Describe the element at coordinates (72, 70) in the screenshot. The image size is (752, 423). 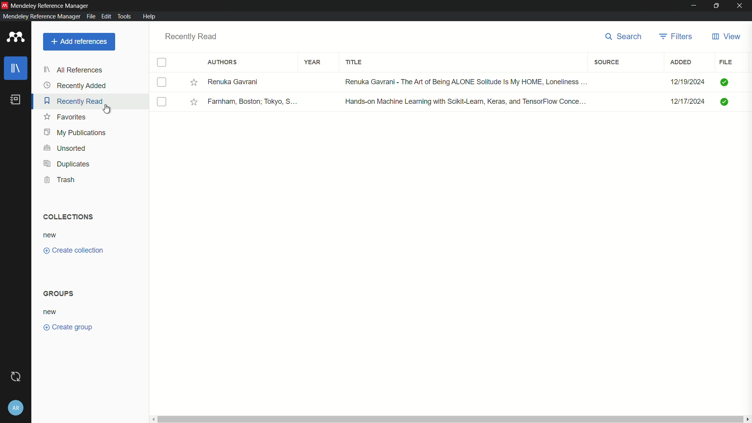
I see `all references` at that location.